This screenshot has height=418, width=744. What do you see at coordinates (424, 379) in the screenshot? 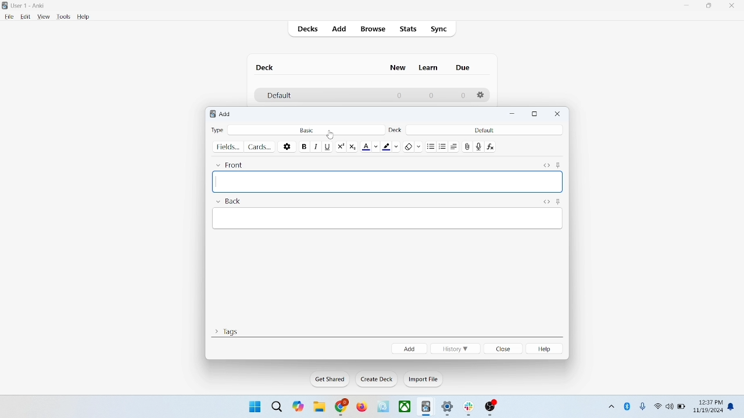
I see `import file` at bounding box center [424, 379].